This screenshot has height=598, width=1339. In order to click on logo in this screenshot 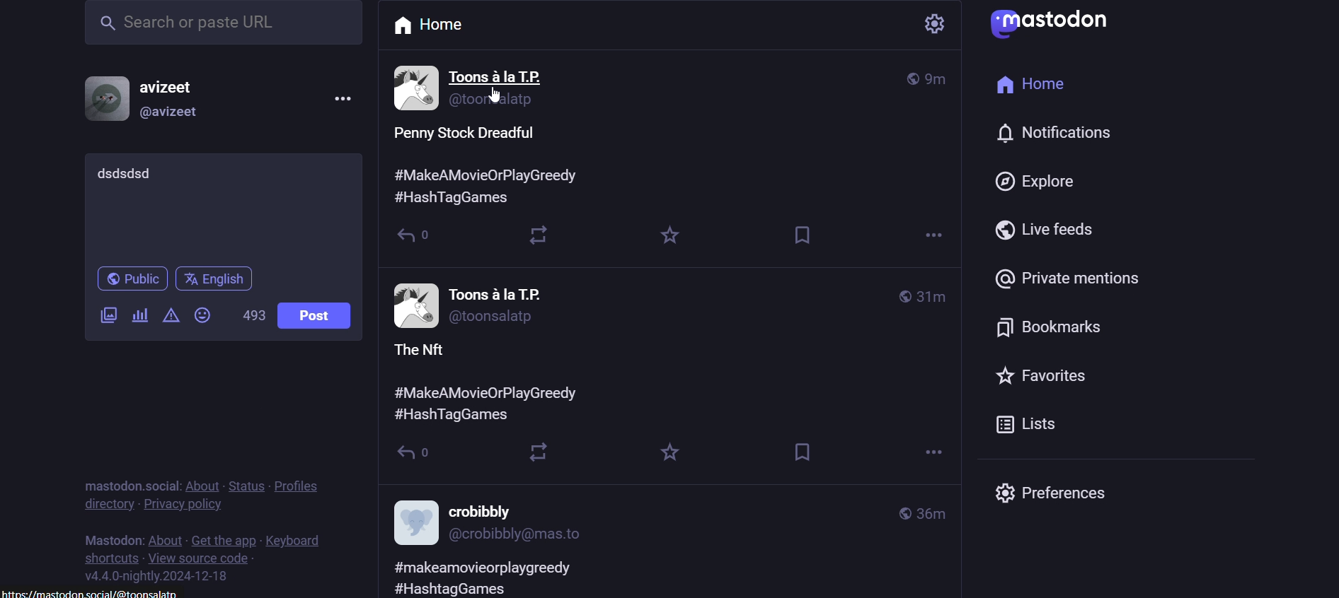, I will do `click(1059, 24)`.